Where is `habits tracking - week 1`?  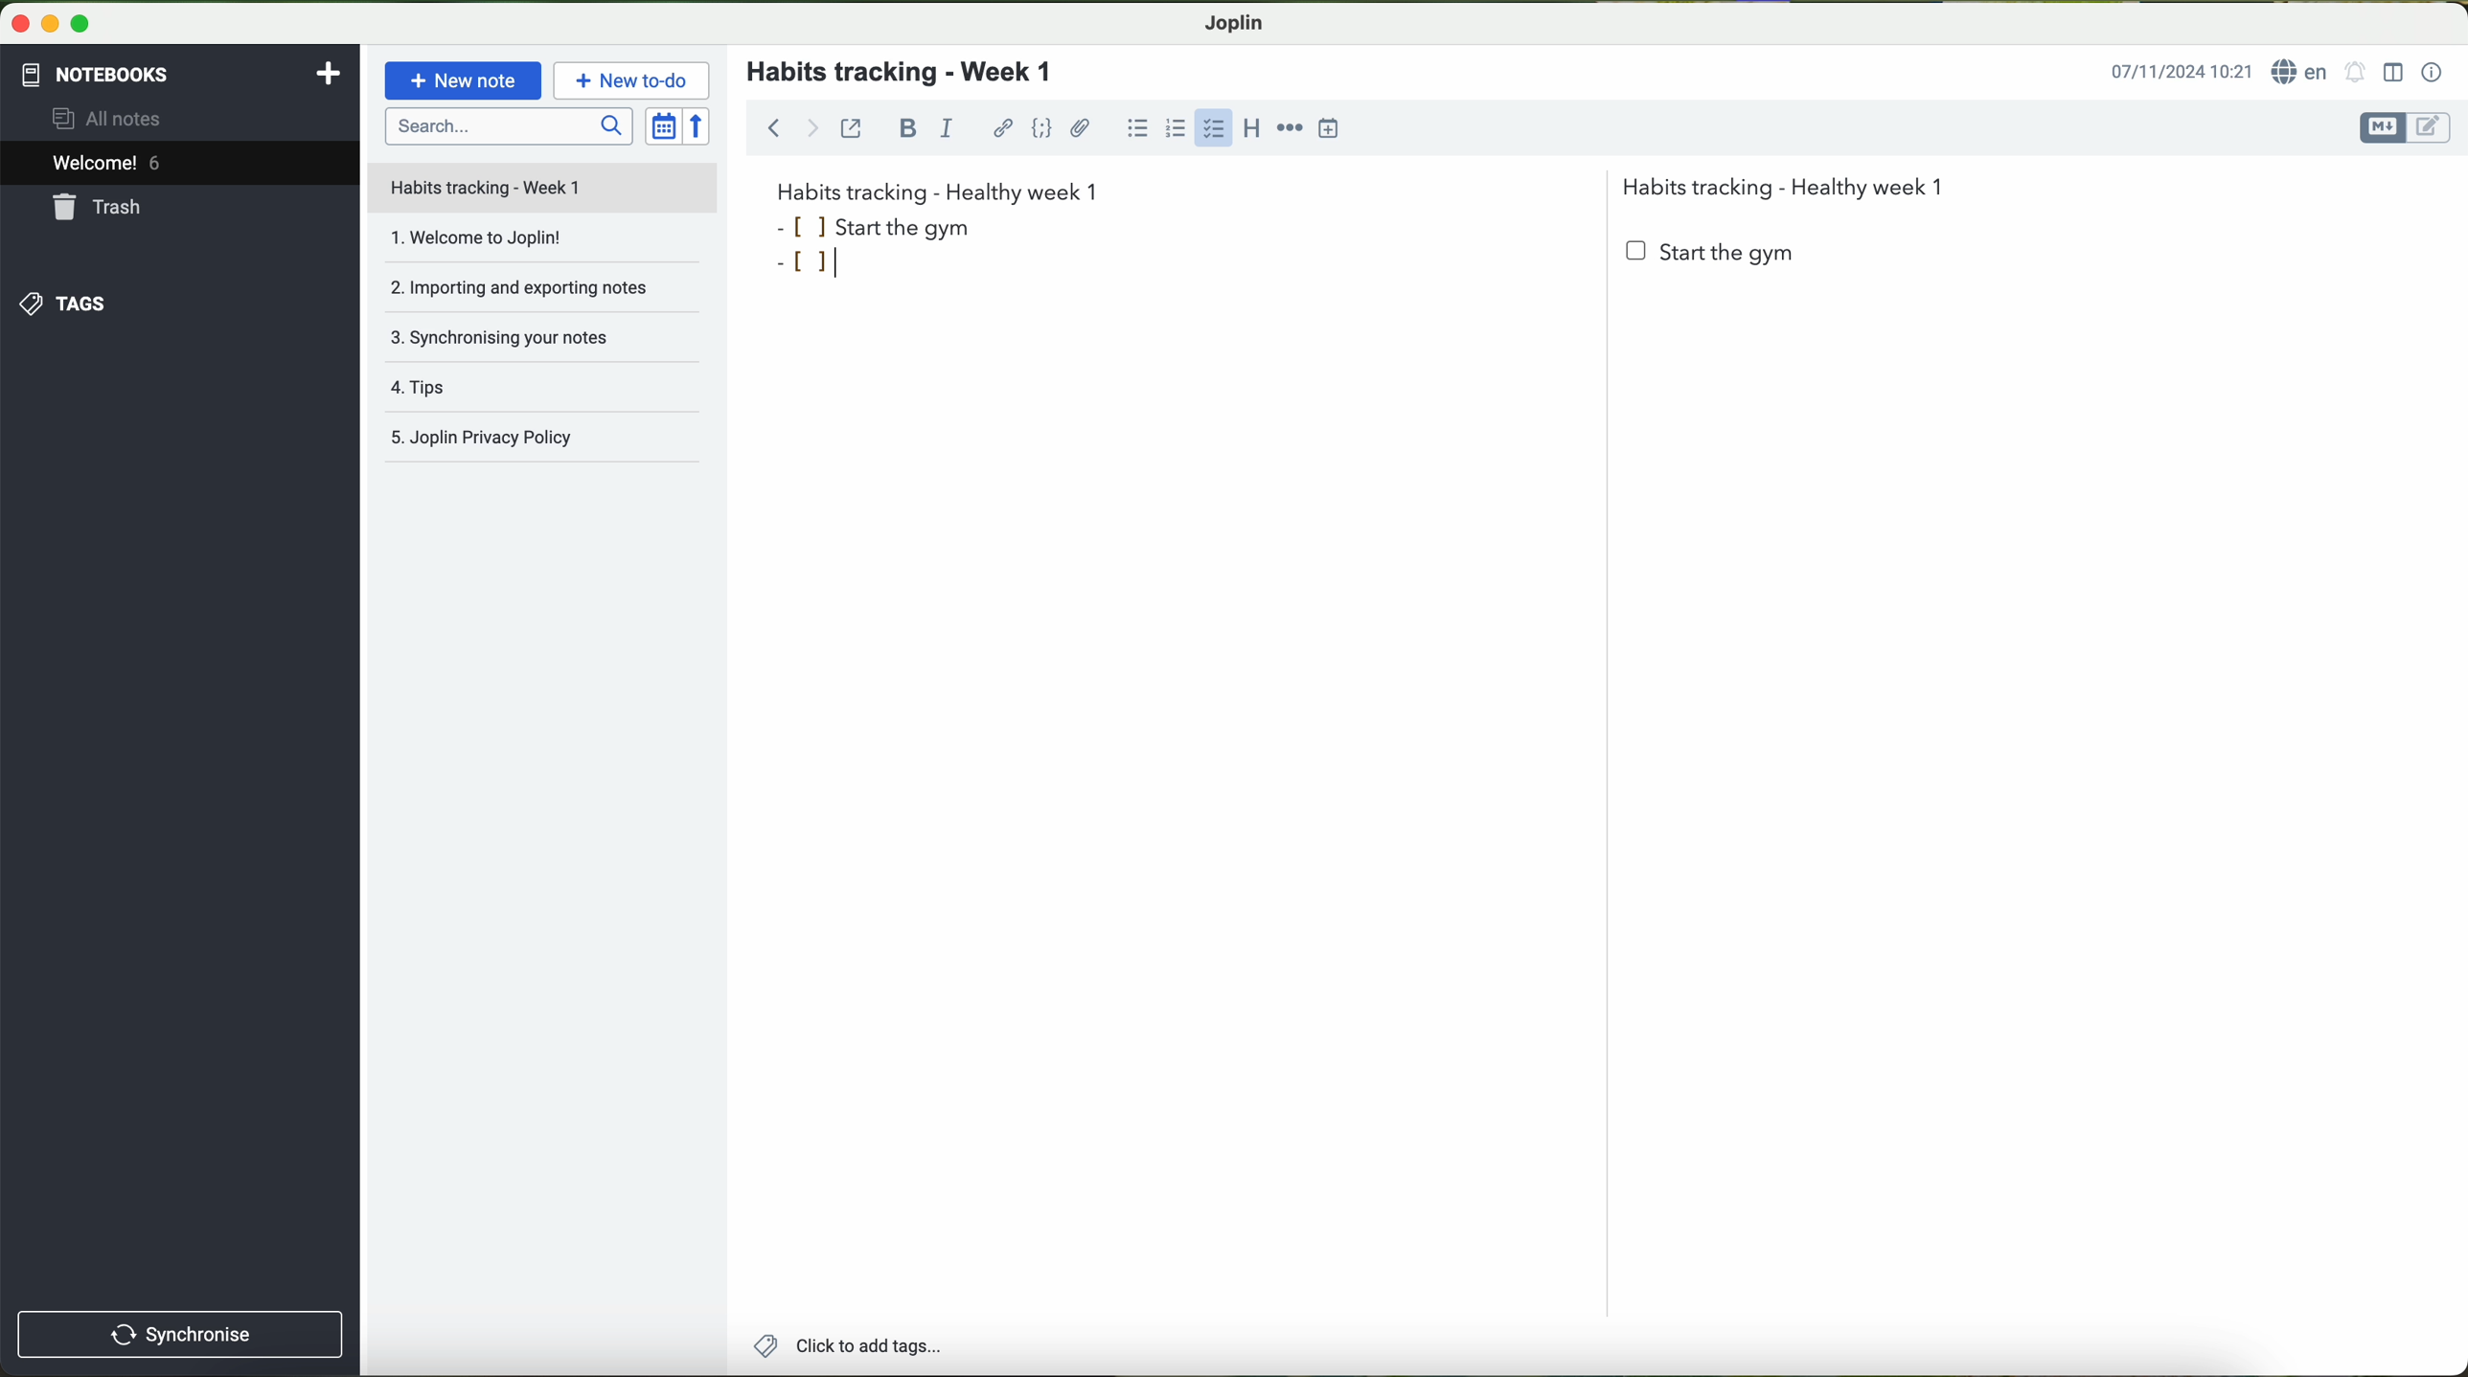
habits tracking - week 1 is located at coordinates (911, 73).